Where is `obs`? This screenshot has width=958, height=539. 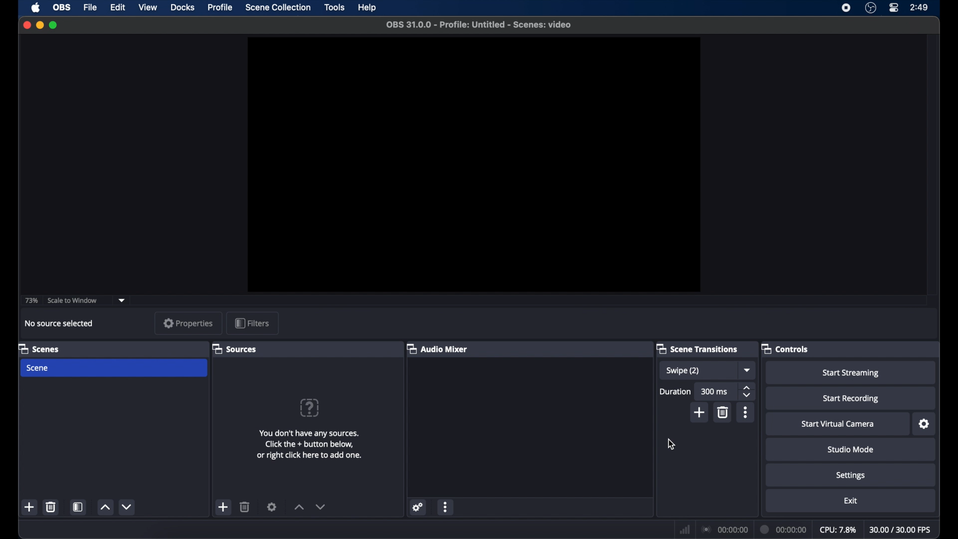 obs is located at coordinates (61, 6).